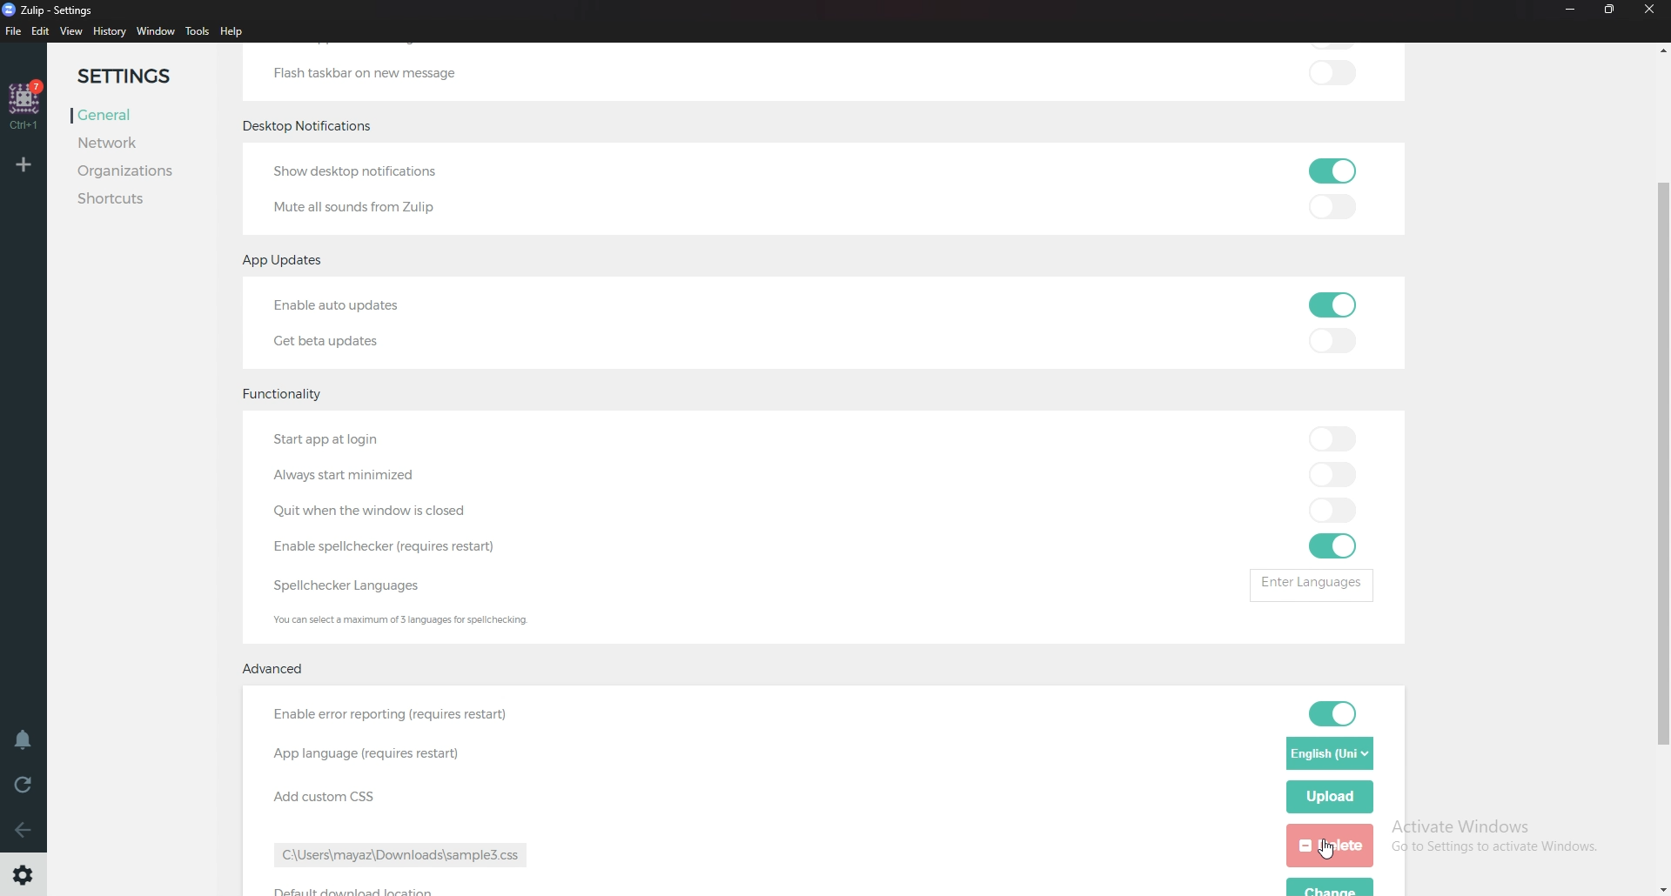 The image size is (1671, 896). Describe the element at coordinates (364, 72) in the screenshot. I see `Flash taskbar on new message` at that location.